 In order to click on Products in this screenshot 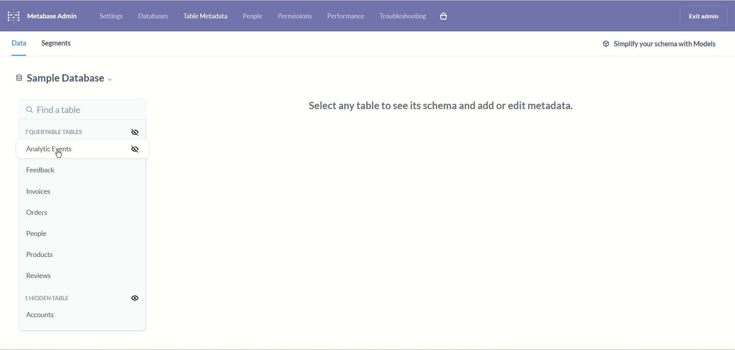, I will do `click(49, 255)`.